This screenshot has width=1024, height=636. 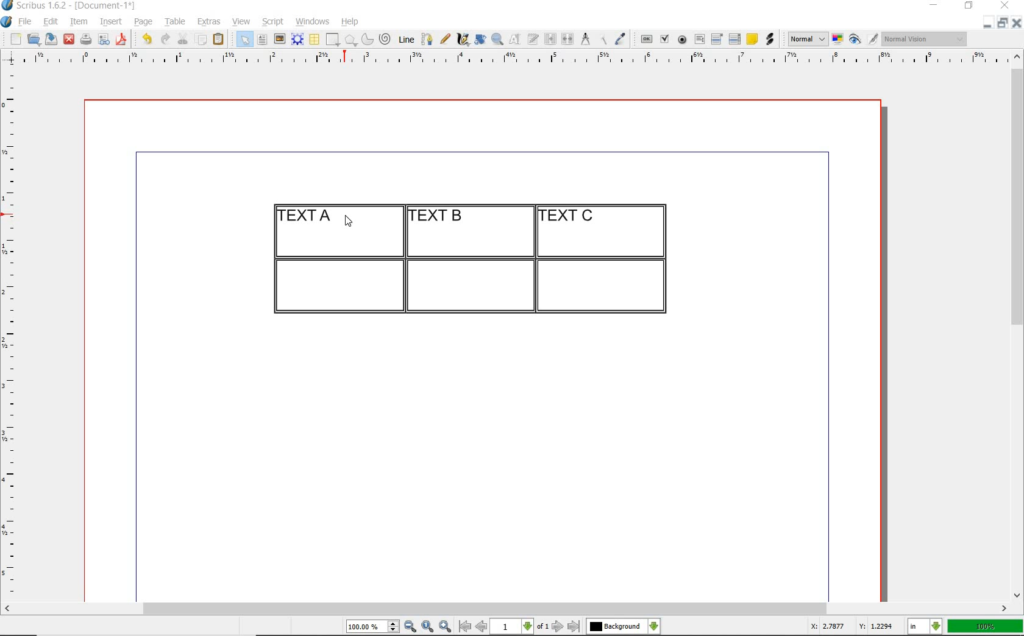 I want to click on paste, so click(x=221, y=40).